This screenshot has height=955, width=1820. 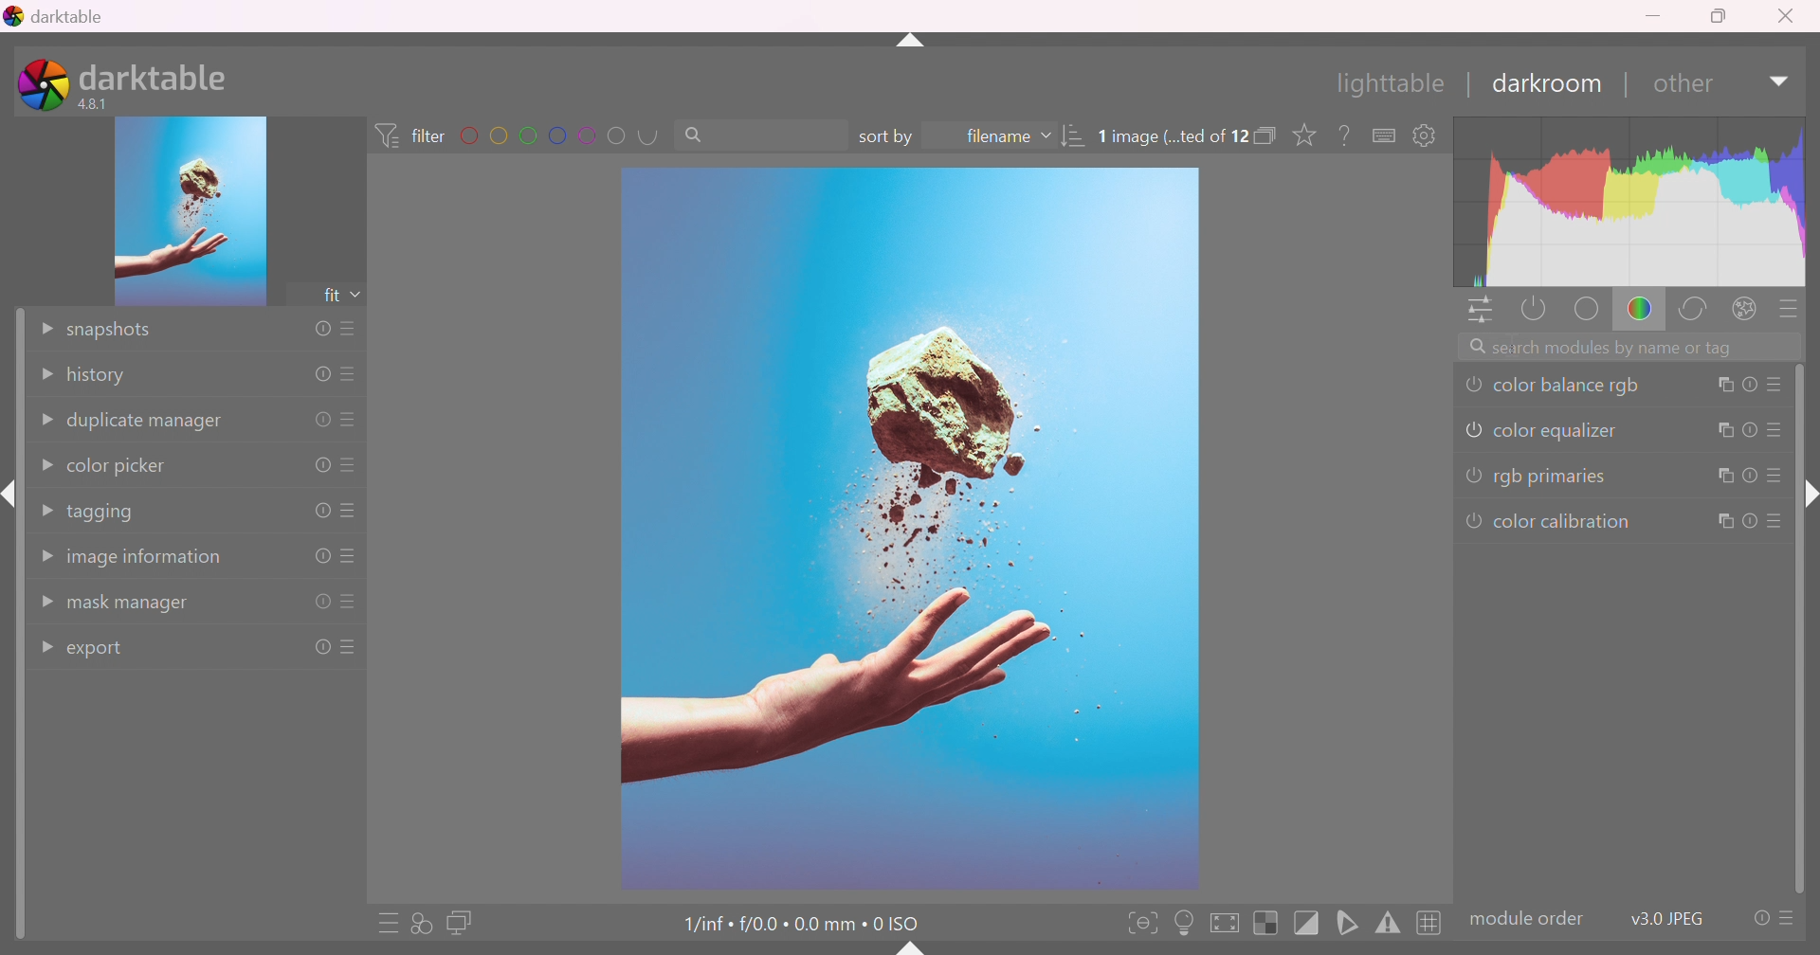 What do you see at coordinates (1472, 382) in the screenshot?
I see `'color balance rgb' is switched off` at bounding box center [1472, 382].